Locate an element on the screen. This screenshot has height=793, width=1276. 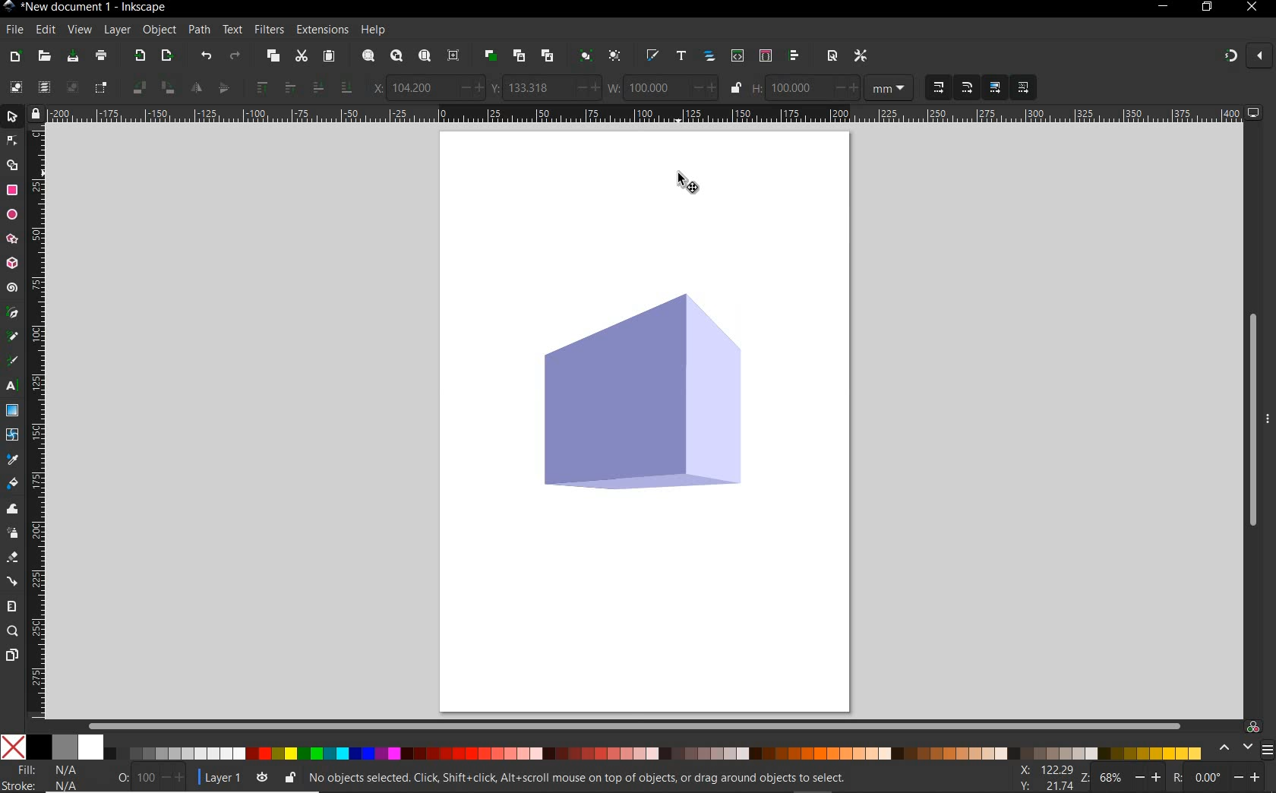
file is located at coordinates (14, 30).